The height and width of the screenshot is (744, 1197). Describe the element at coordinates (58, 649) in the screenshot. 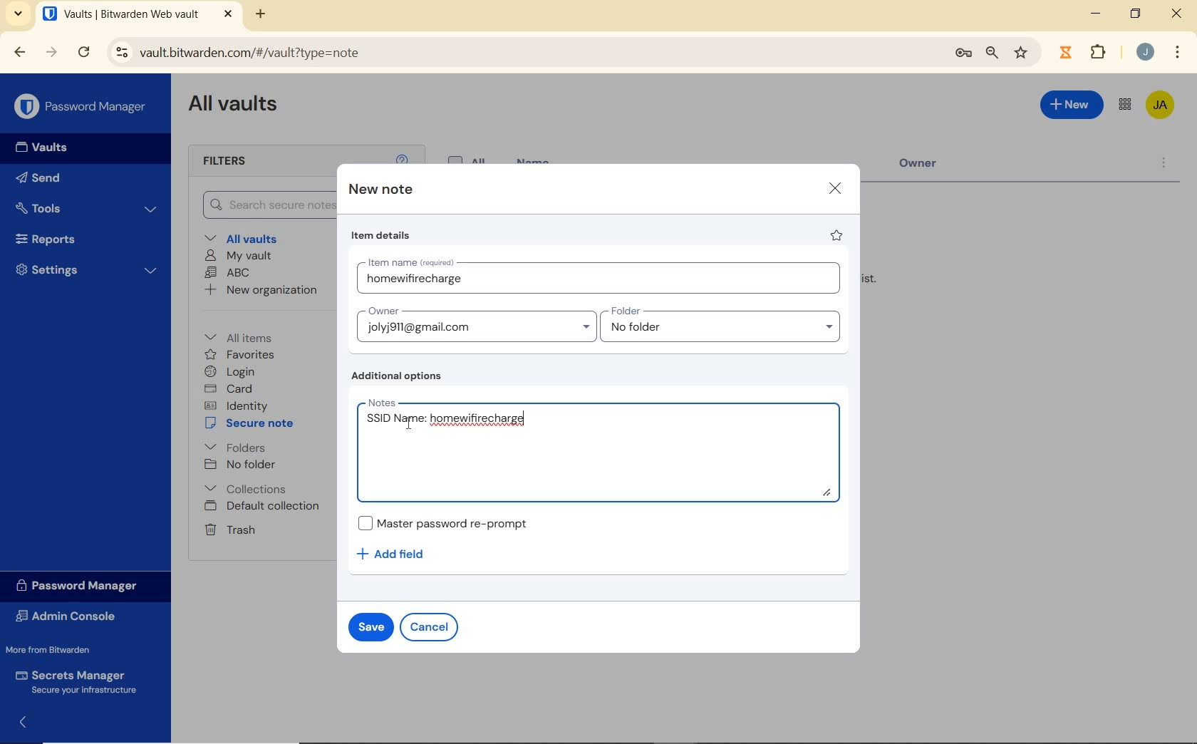

I see `More from Bitwarden` at that location.